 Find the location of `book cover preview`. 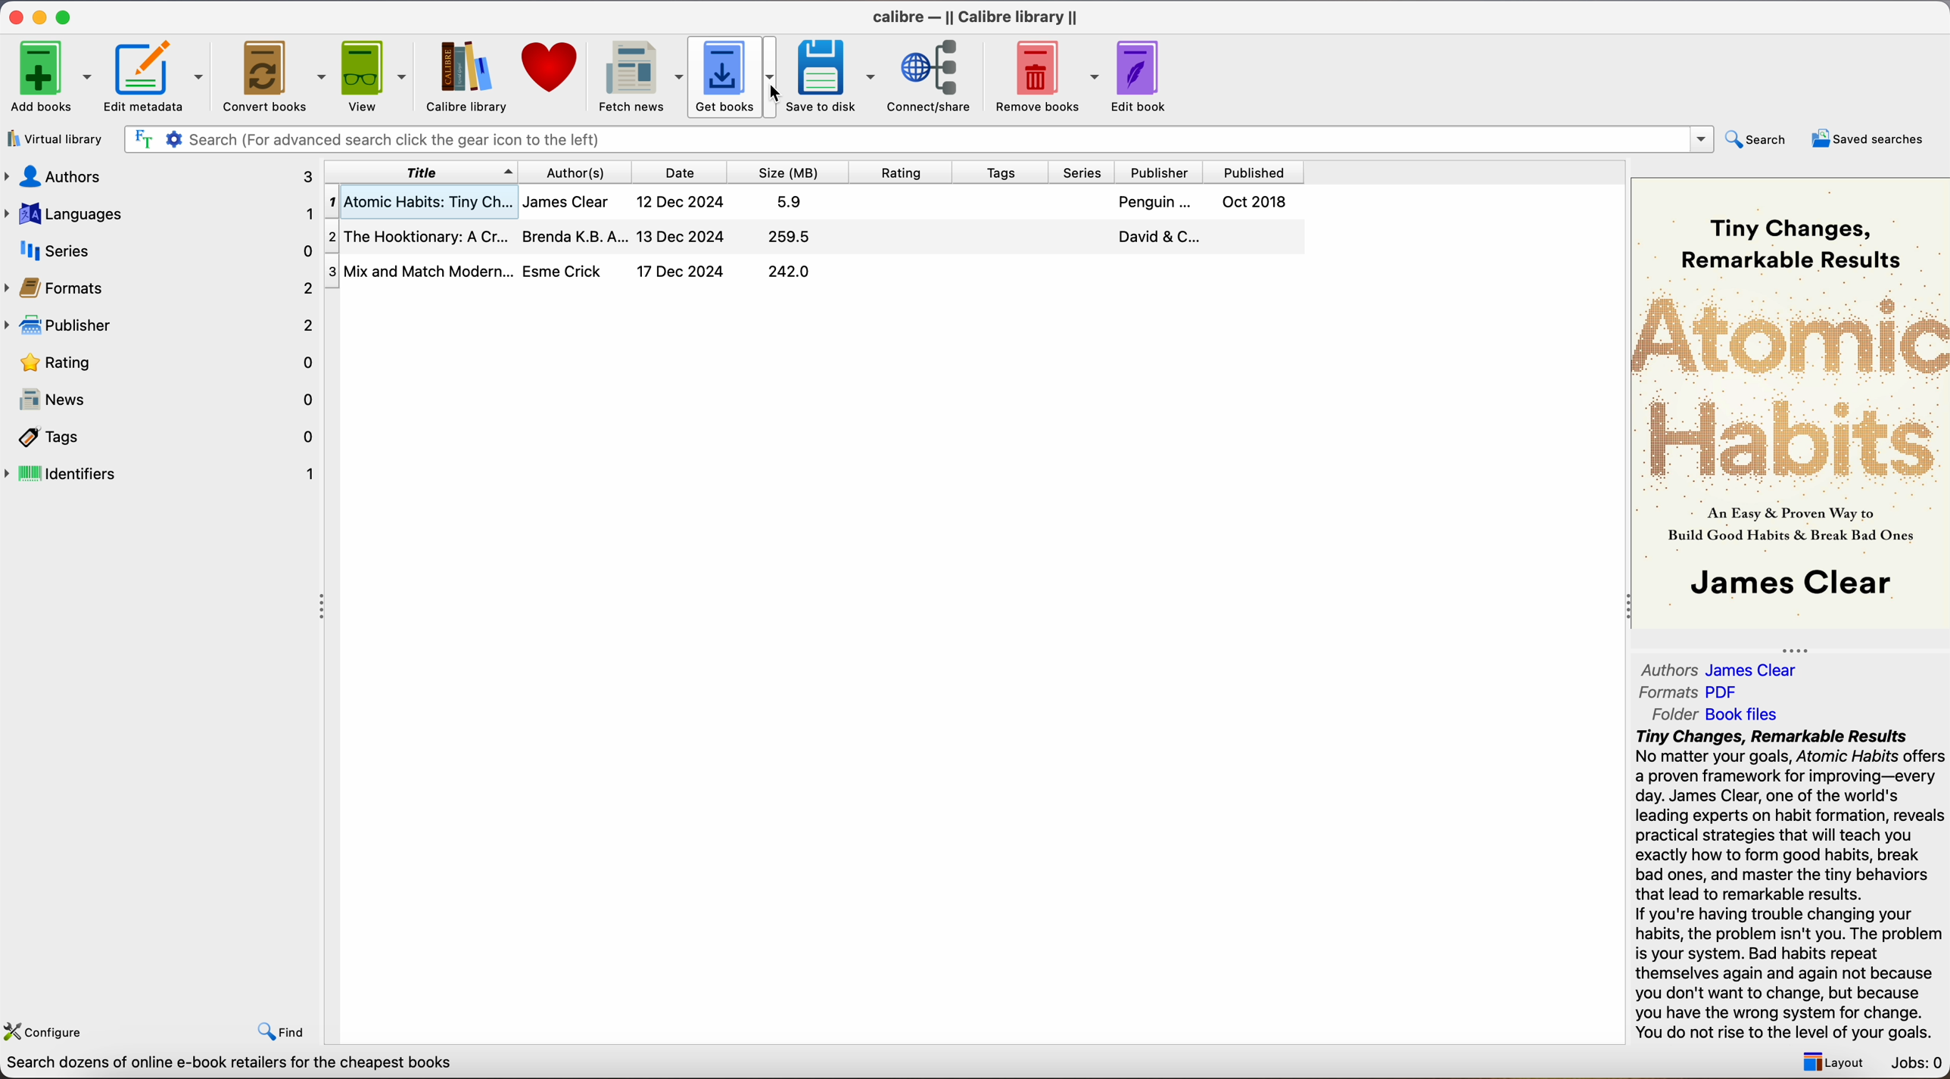

book cover preview is located at coordinates (1793, 401).